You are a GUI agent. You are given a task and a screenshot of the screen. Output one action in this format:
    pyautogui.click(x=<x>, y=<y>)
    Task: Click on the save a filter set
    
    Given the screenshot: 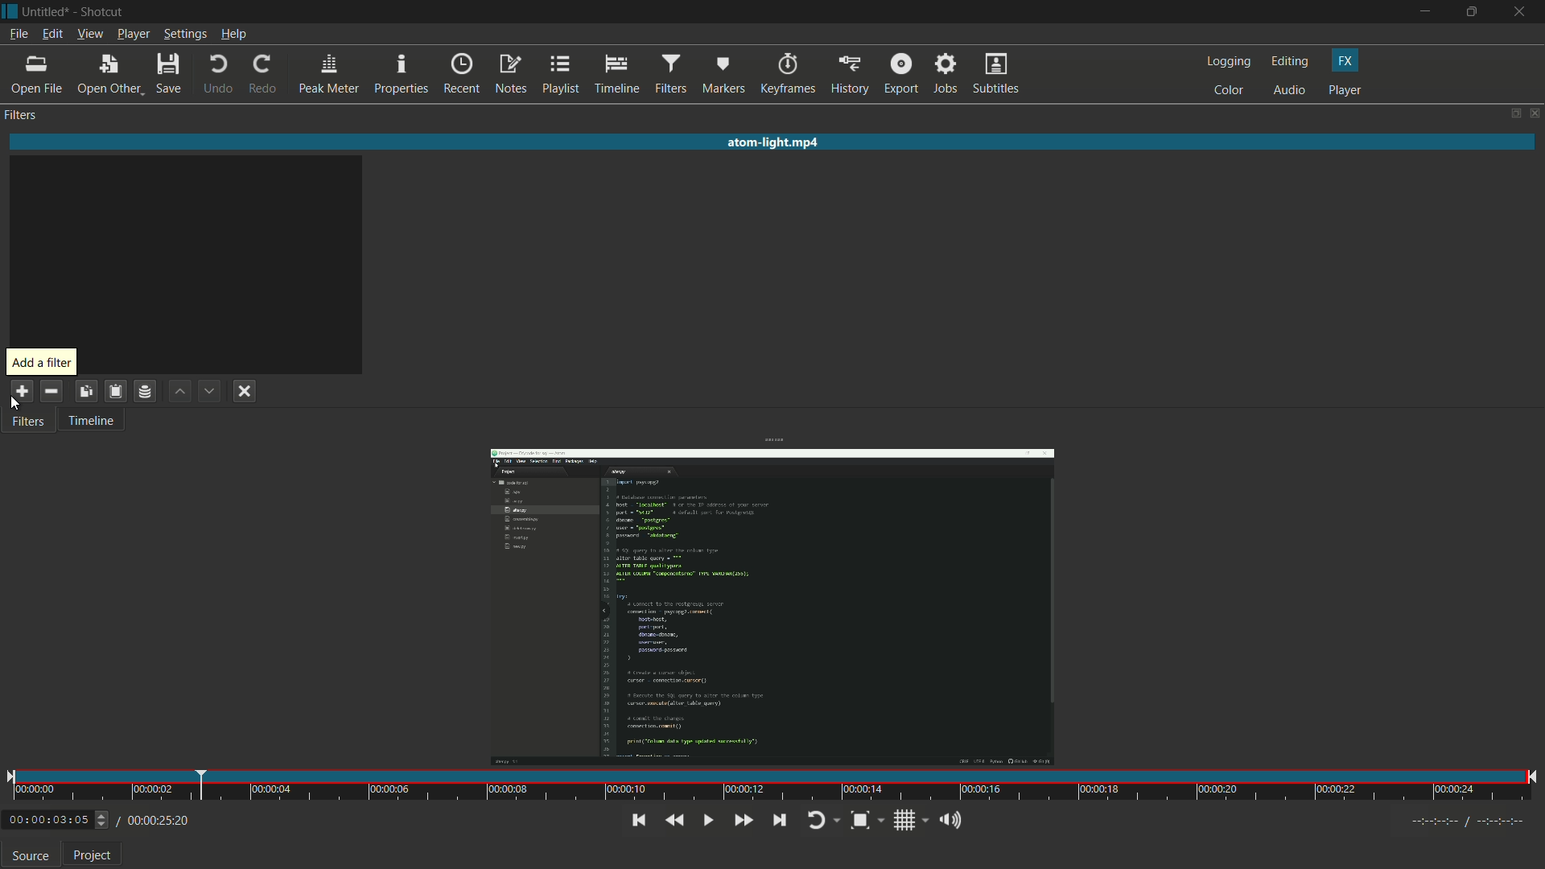 What is the action you would take?
    pyautogui.click(x=143, y=391)
    